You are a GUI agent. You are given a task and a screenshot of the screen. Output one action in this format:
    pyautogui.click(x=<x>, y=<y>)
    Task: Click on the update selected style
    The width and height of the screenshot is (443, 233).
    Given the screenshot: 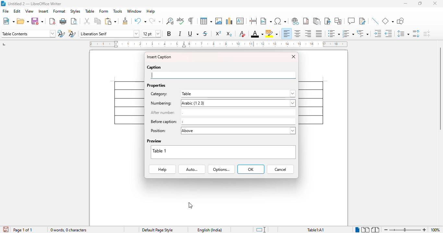 What is the action you would take?
    pyautogui.click(x=61, y=33)
    